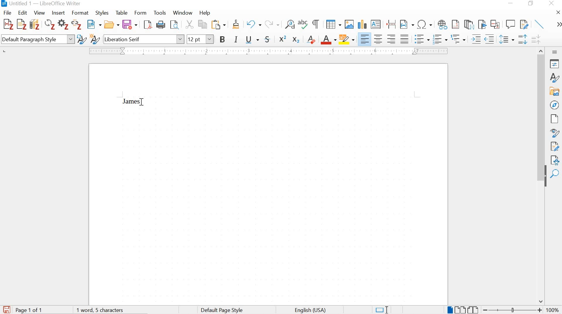  Describe the element at coordinates (482, 24) in the screenshot. I see `insert bookmark` at that location.